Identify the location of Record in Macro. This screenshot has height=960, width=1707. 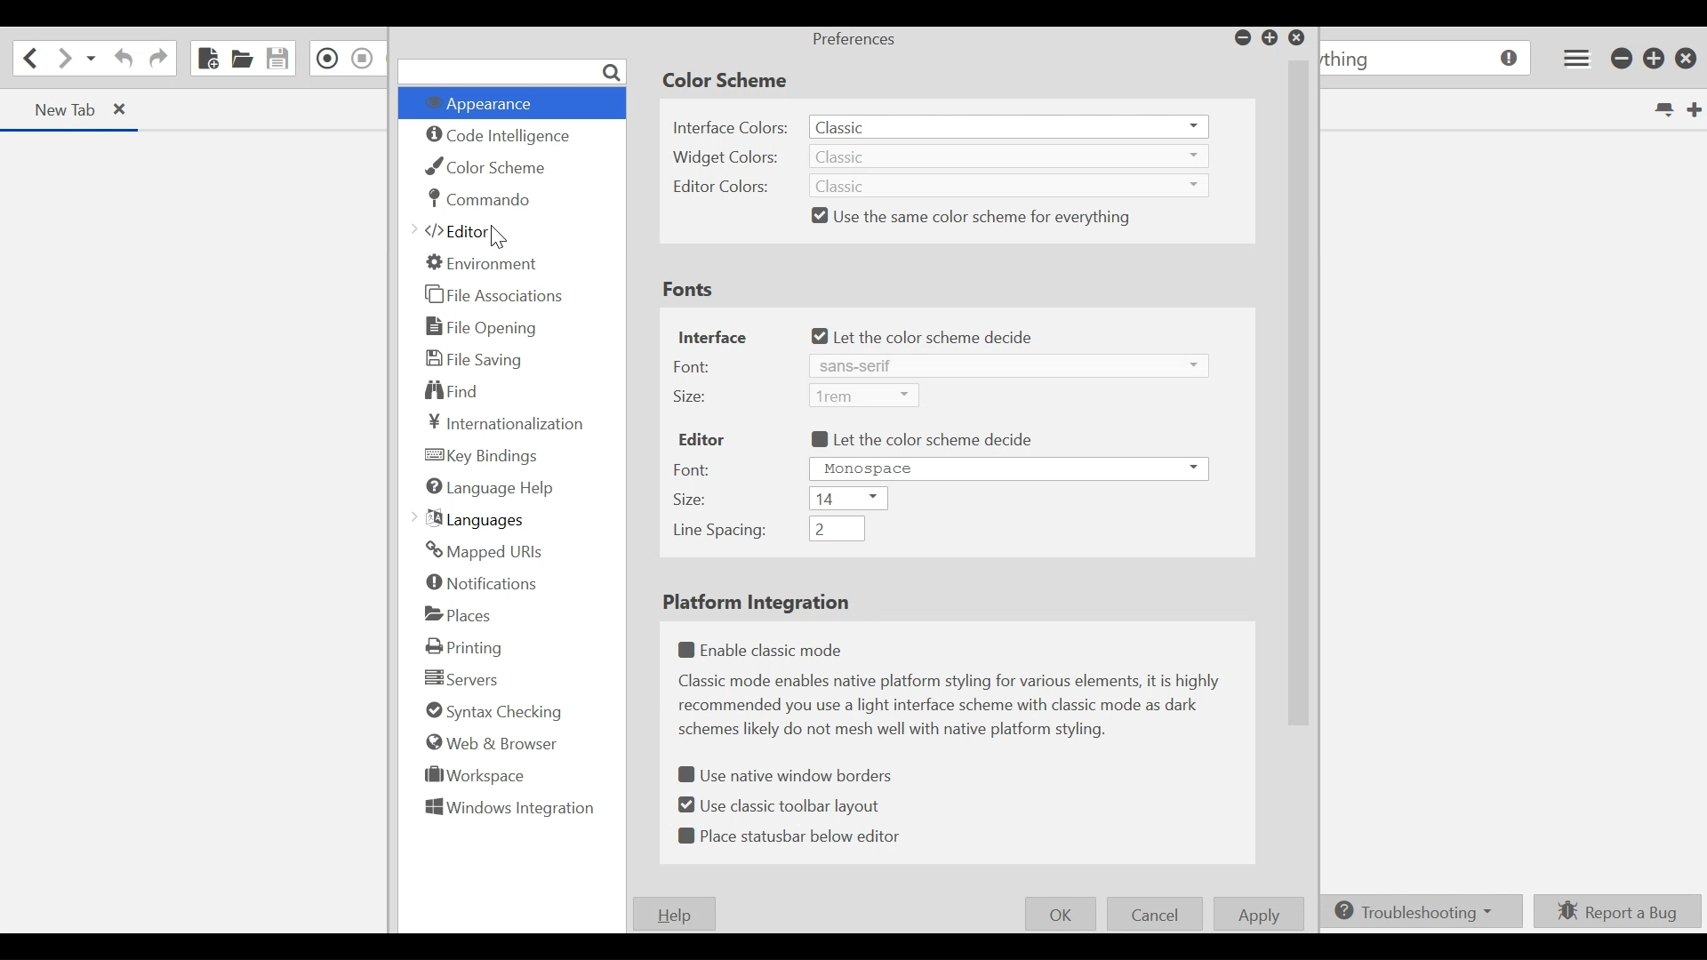
(325, 59).